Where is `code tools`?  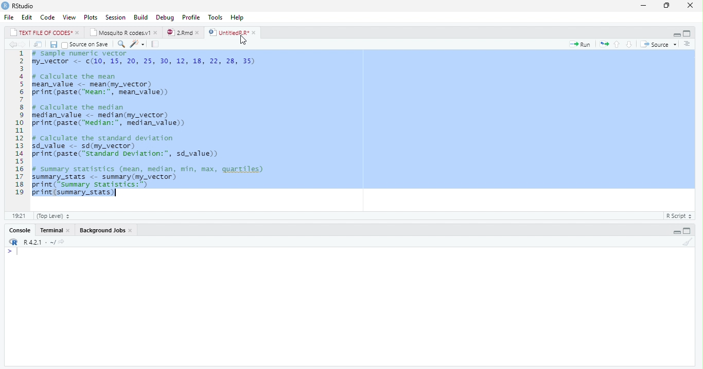
code tools is located at coordinates (137, 44).